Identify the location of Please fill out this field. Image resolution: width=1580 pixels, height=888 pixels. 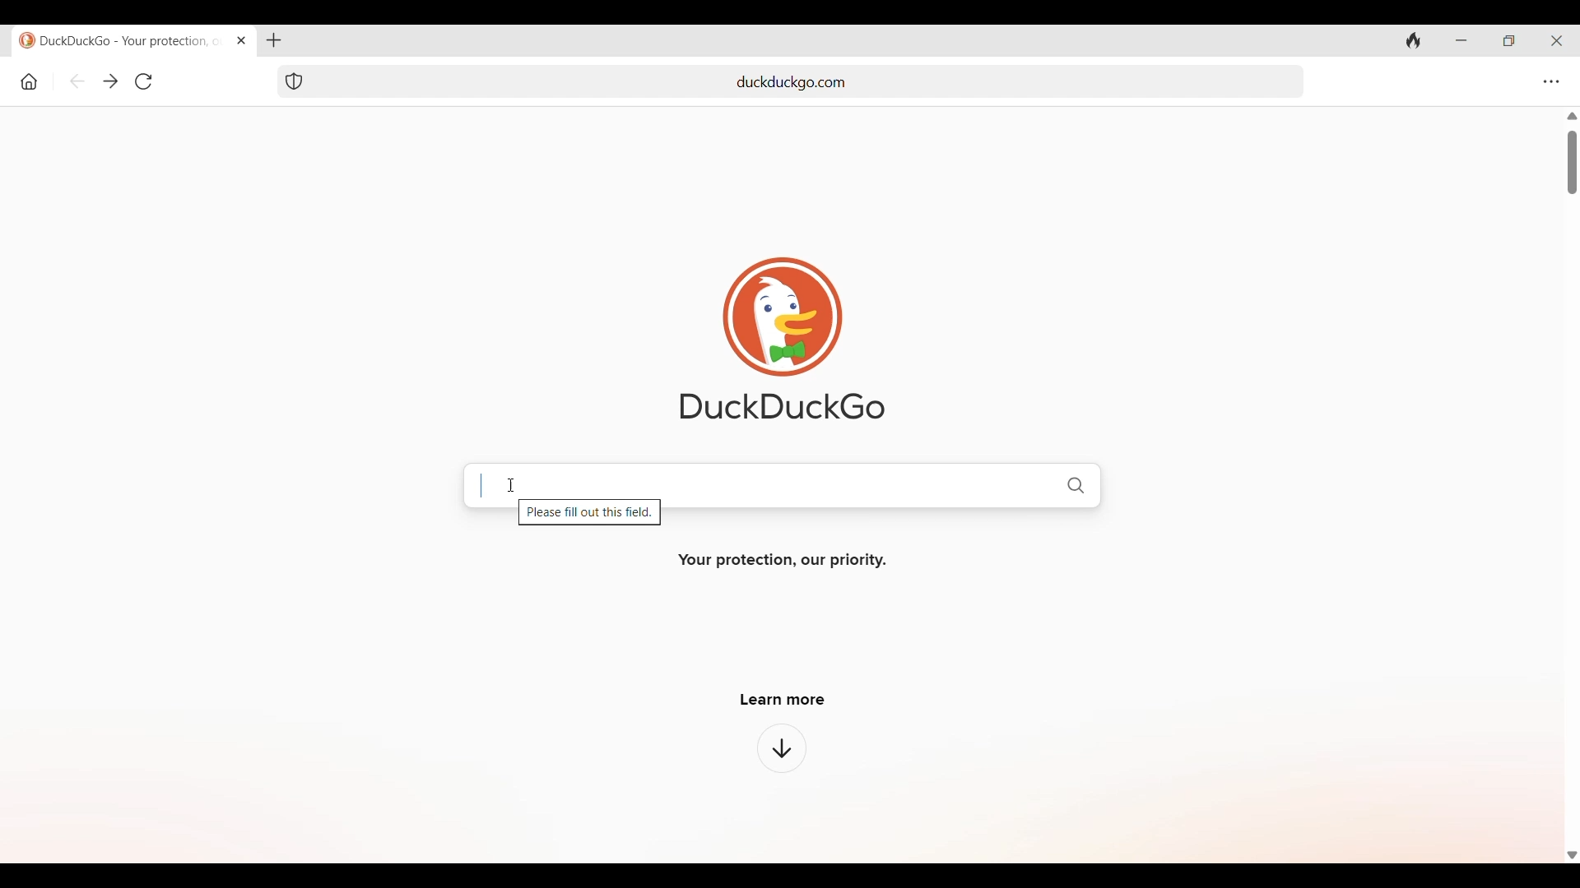
(590, 515).